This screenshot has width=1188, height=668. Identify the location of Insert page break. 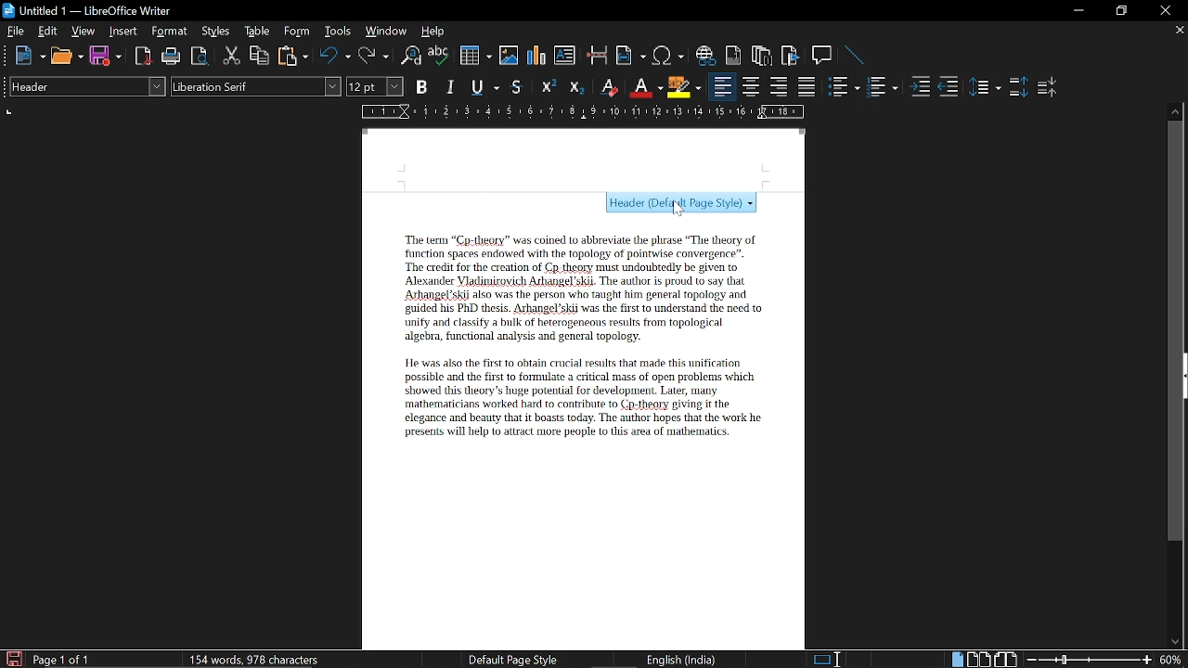
(596, 56).